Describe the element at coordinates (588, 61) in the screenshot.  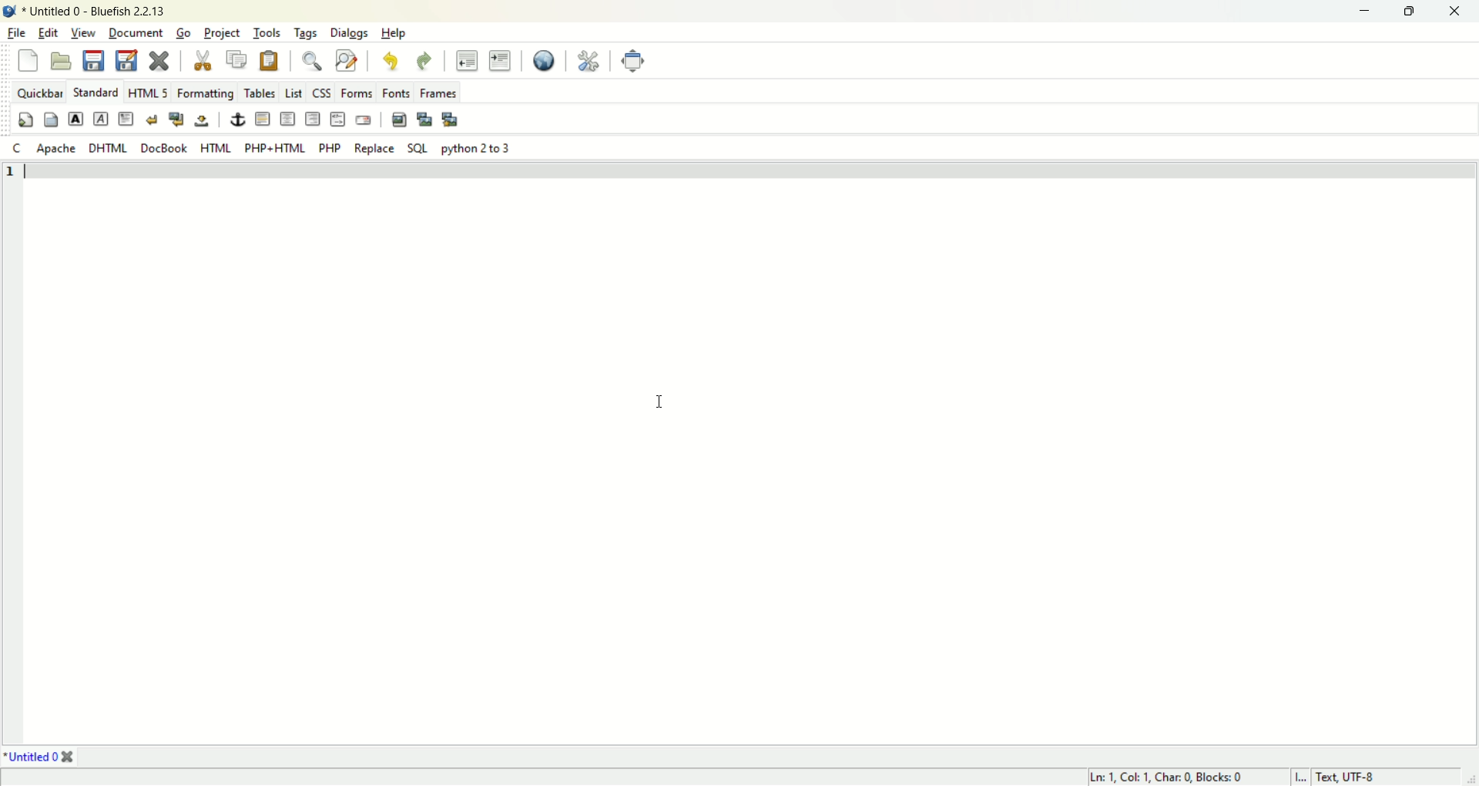
I see `preferences` at that location.